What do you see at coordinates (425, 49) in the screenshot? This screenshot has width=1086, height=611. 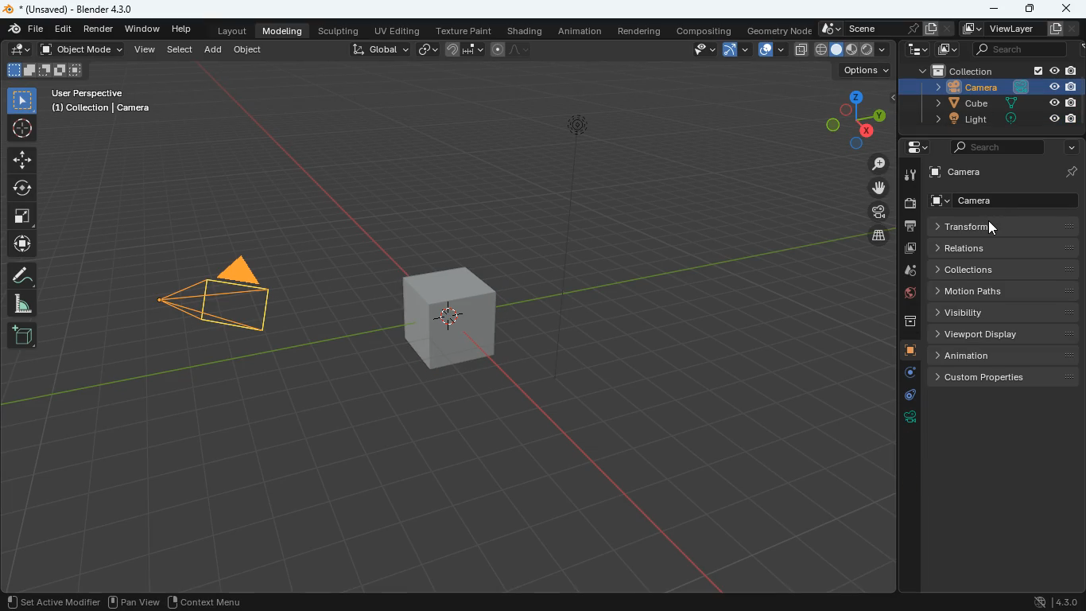 I see `link` at bounding box center [425, 49].